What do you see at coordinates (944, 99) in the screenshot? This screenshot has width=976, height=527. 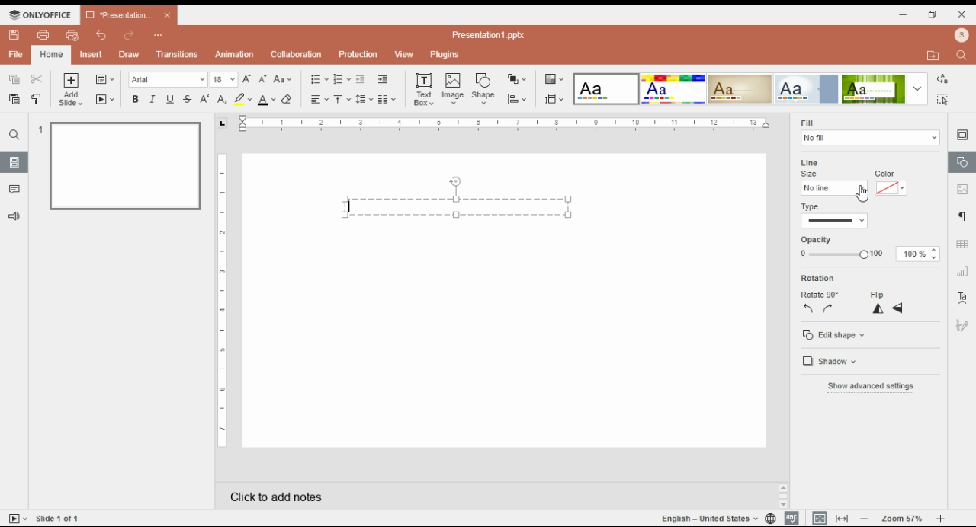 I see `find` at bounding box center [944, 99].